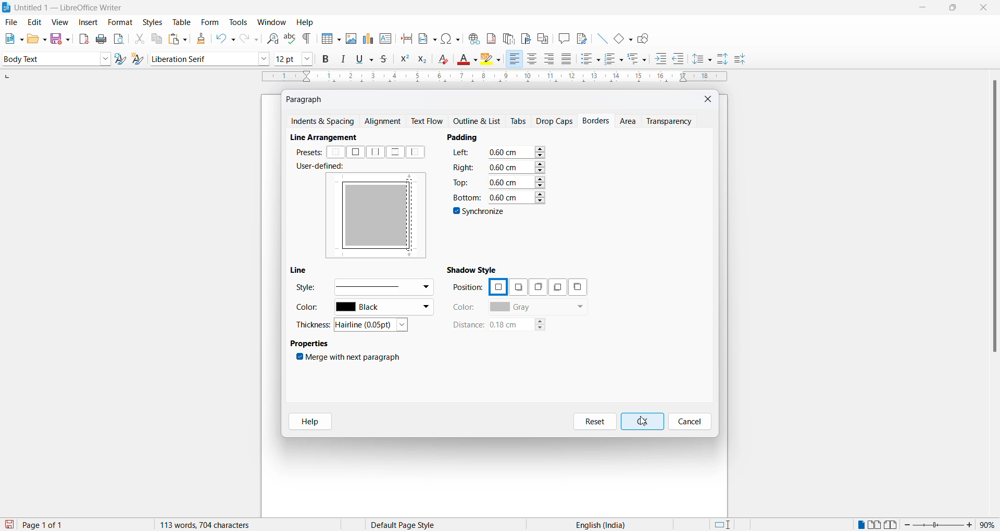 This screenshot has height=531, width=1000. What do you see at coordinates (326, 59) in the screenshot?
I see `bold` at bounding box center [326, 59].